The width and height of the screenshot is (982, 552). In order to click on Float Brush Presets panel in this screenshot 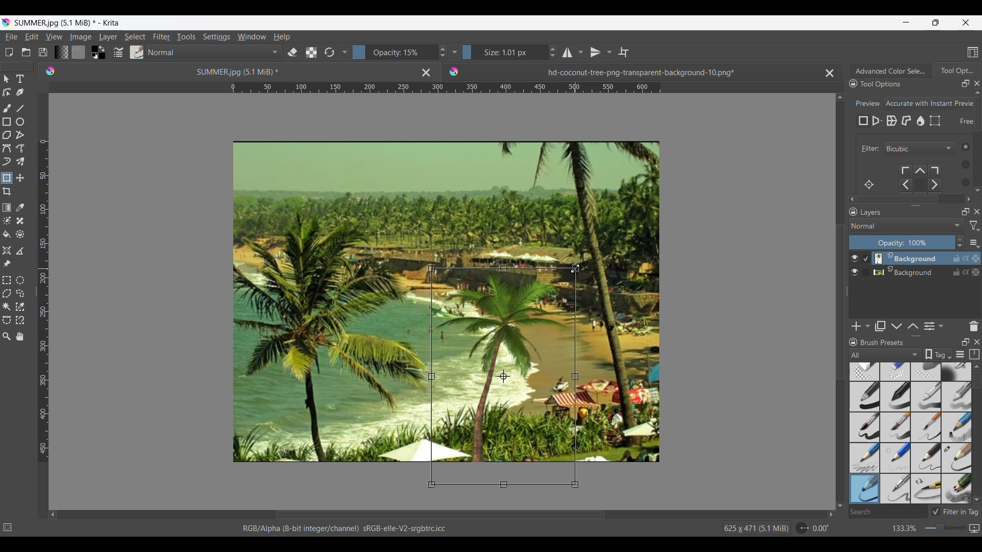, I will do `click(966, 342)`.